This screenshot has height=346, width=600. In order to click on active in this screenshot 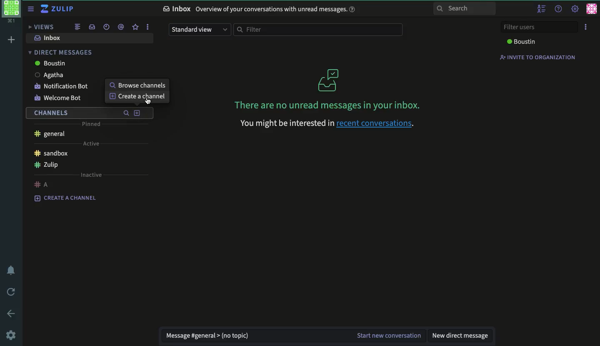, I will do `click(89, 143)`.